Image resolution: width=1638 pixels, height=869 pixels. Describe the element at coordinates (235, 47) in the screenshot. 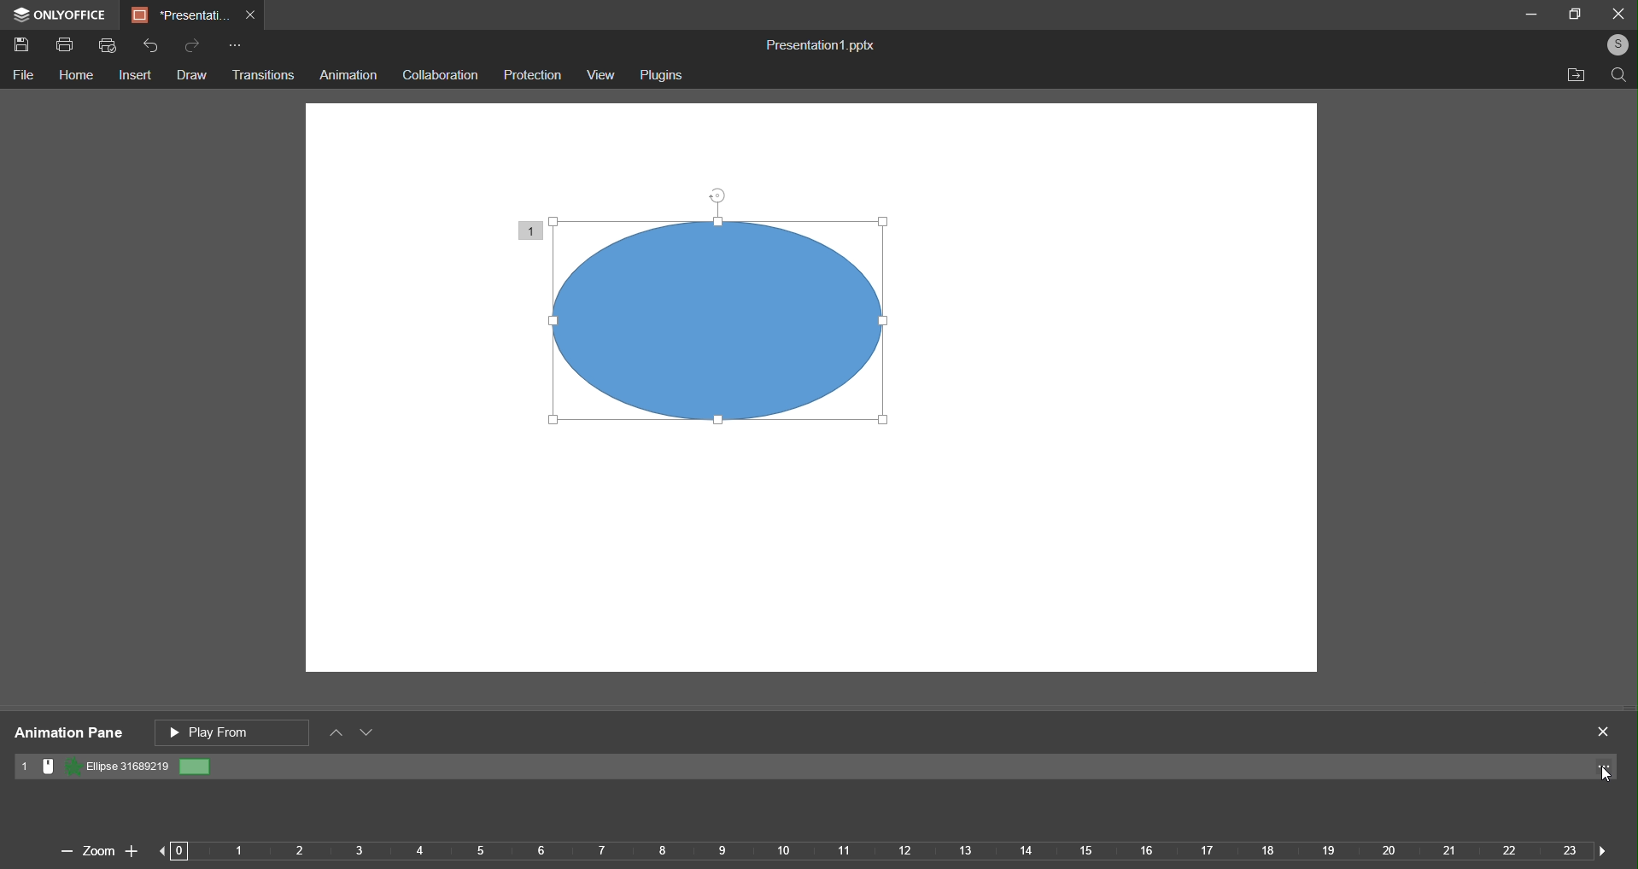

I see `Customize Quick Access` at that location.